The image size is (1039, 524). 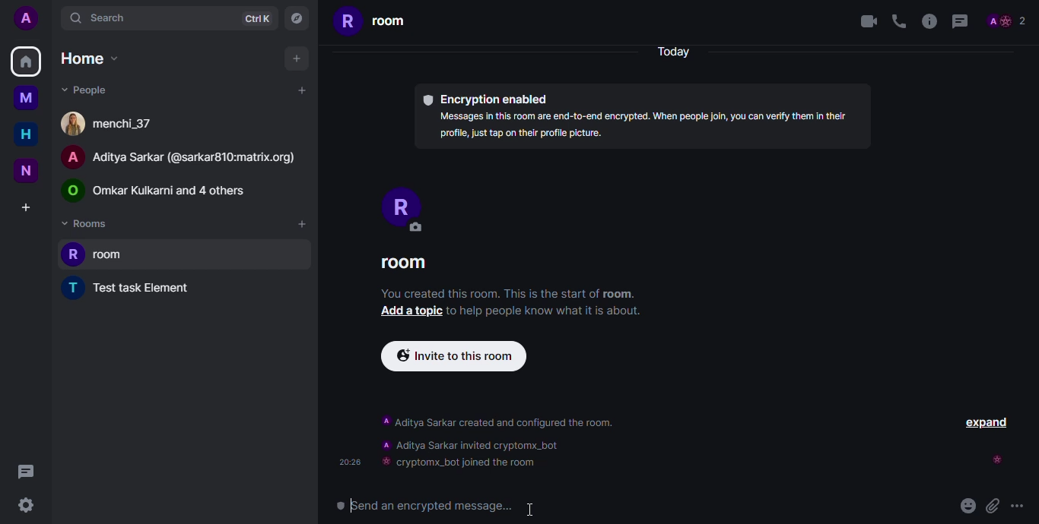 What do you see at coordinates (997, 459) in the screenshot?
I see `seen` at bounding box center [997, 459].